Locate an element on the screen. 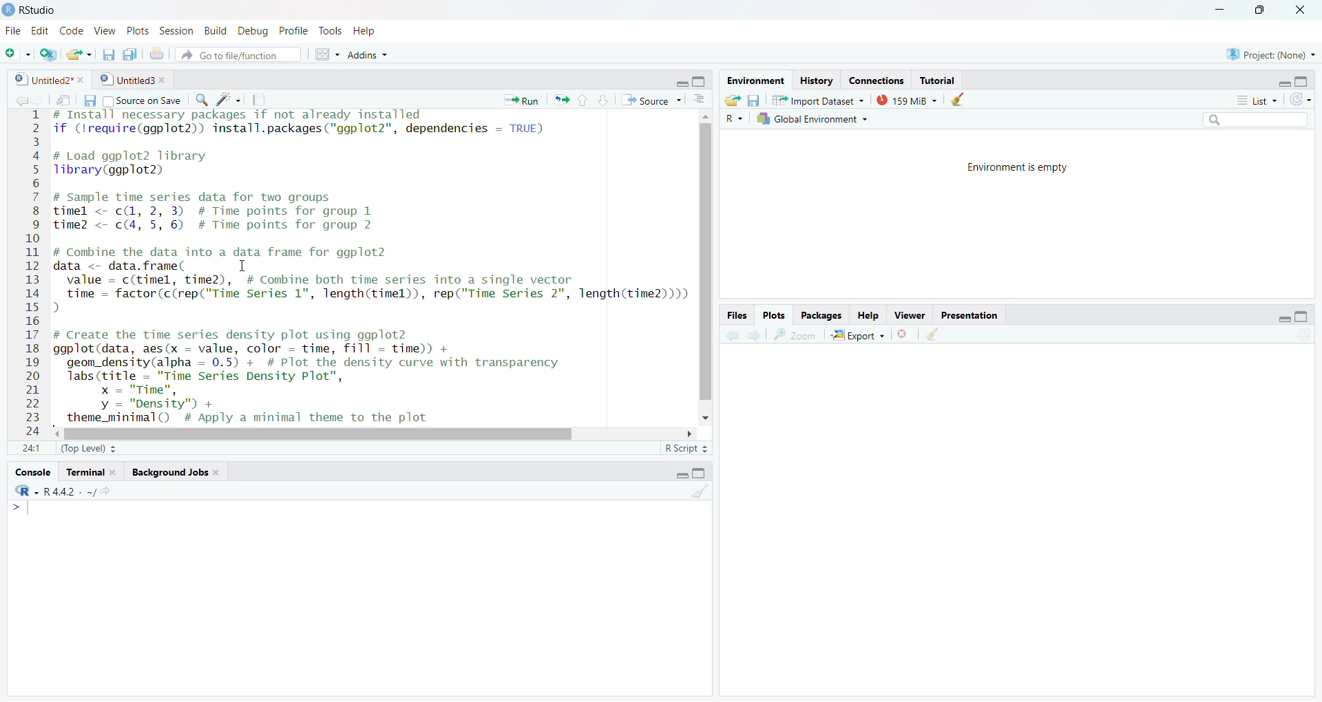 The height and width of the screenshot is (702, 1322). Cursor is located at coordinates (243, 265).